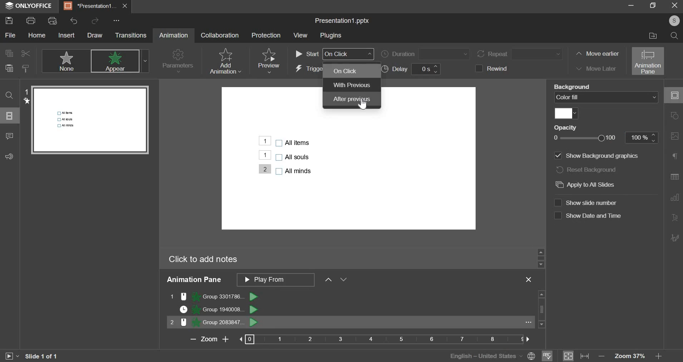  What do you see at coordinates (566, 114) in the screenshot?
I see `fill color` at bounding box center [566, 114].